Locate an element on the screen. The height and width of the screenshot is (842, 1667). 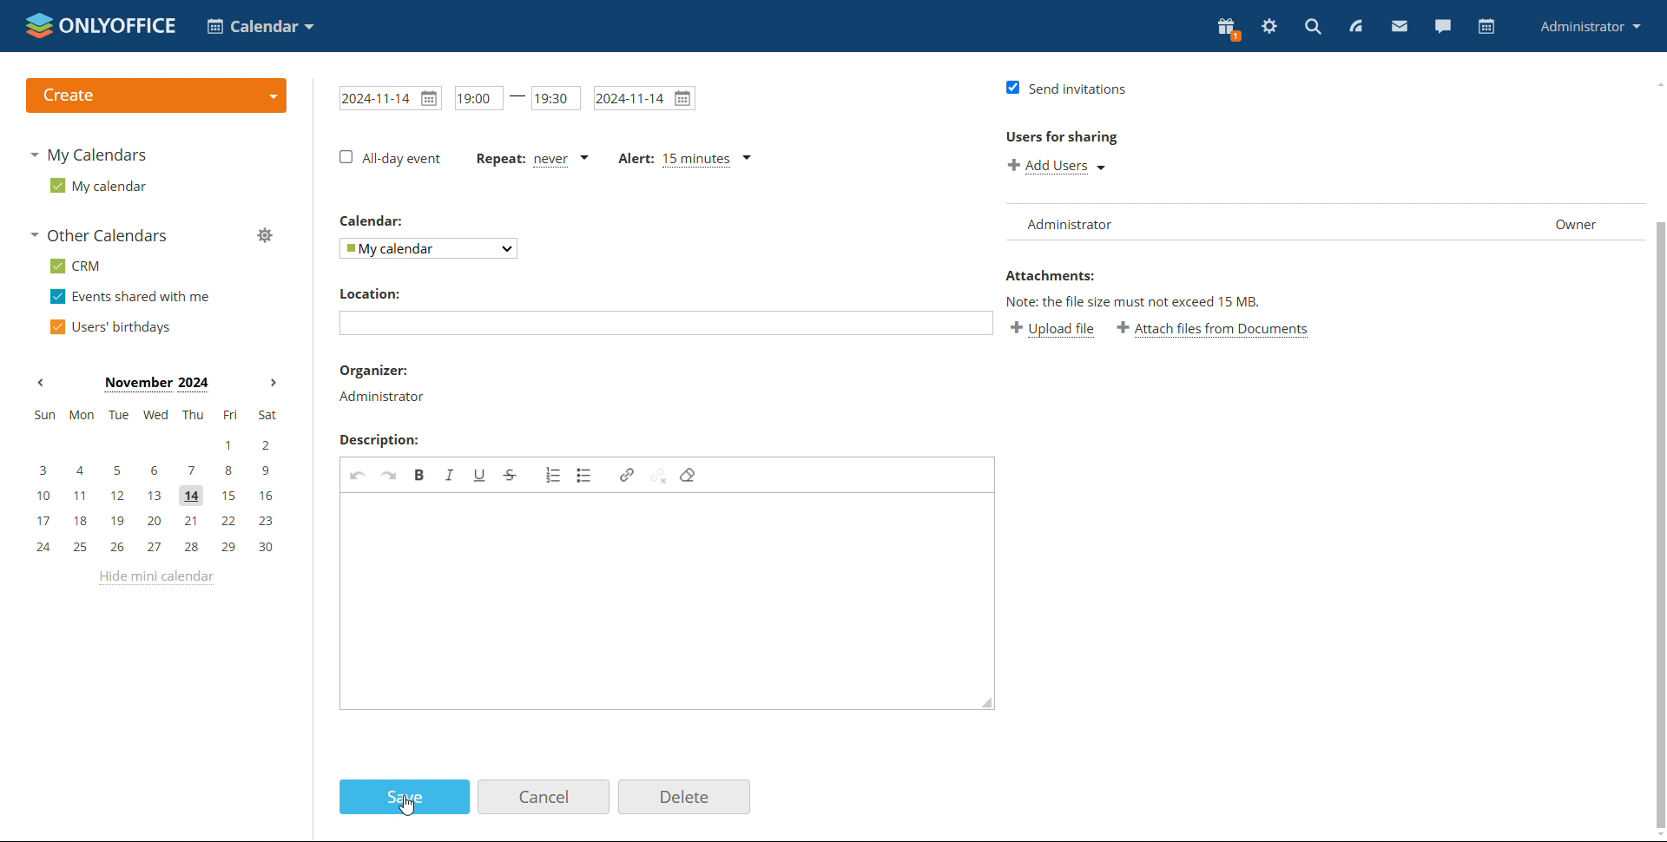
Administrator is located at coordinates (393, 397).